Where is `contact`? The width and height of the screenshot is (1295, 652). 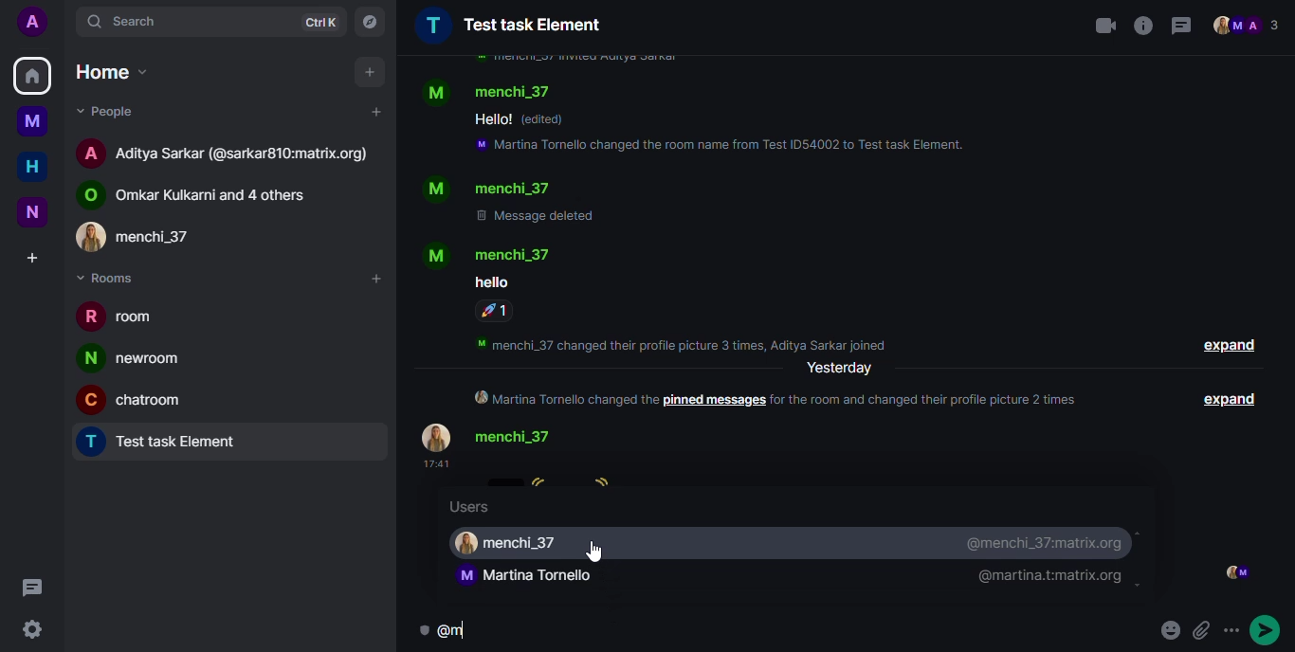
contact is located at coordinates (491, 91).